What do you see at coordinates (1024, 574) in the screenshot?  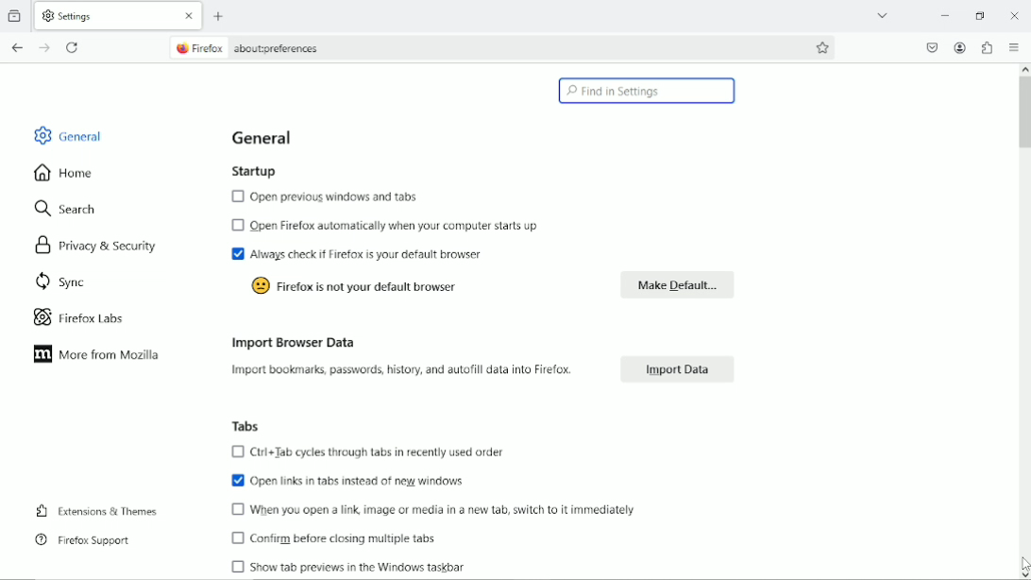 I see `Scroll Down` at bounding box center [1024, 574].